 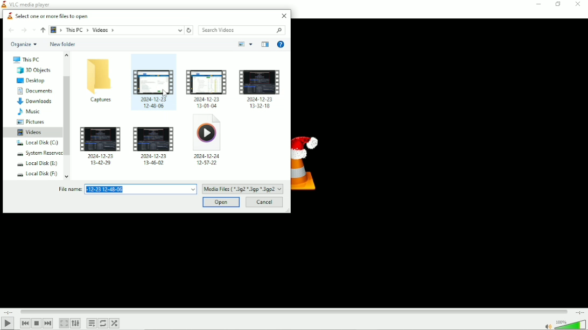 What do you see at coordinates (32, 70) in the screenshot?
I see `3D Objects` at bounding box center [32, 70].